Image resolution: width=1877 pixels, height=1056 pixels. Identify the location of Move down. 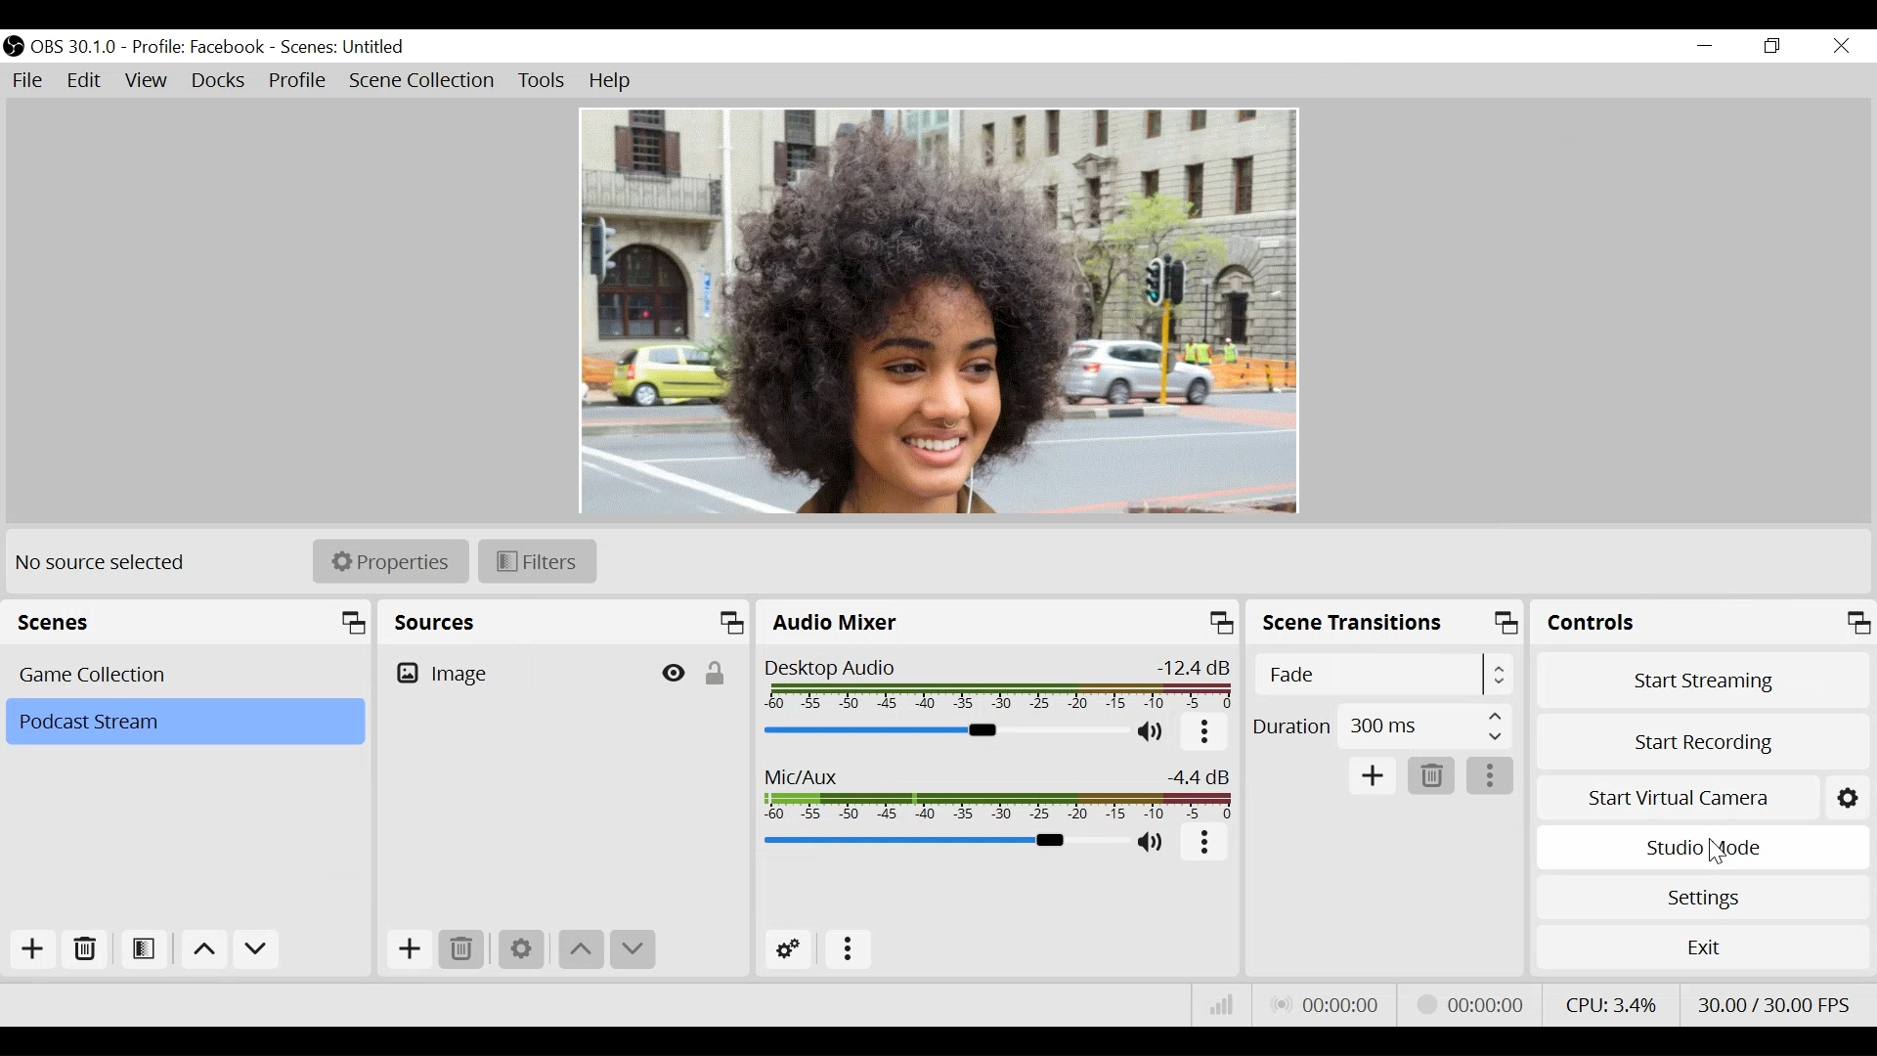
(260, 949).